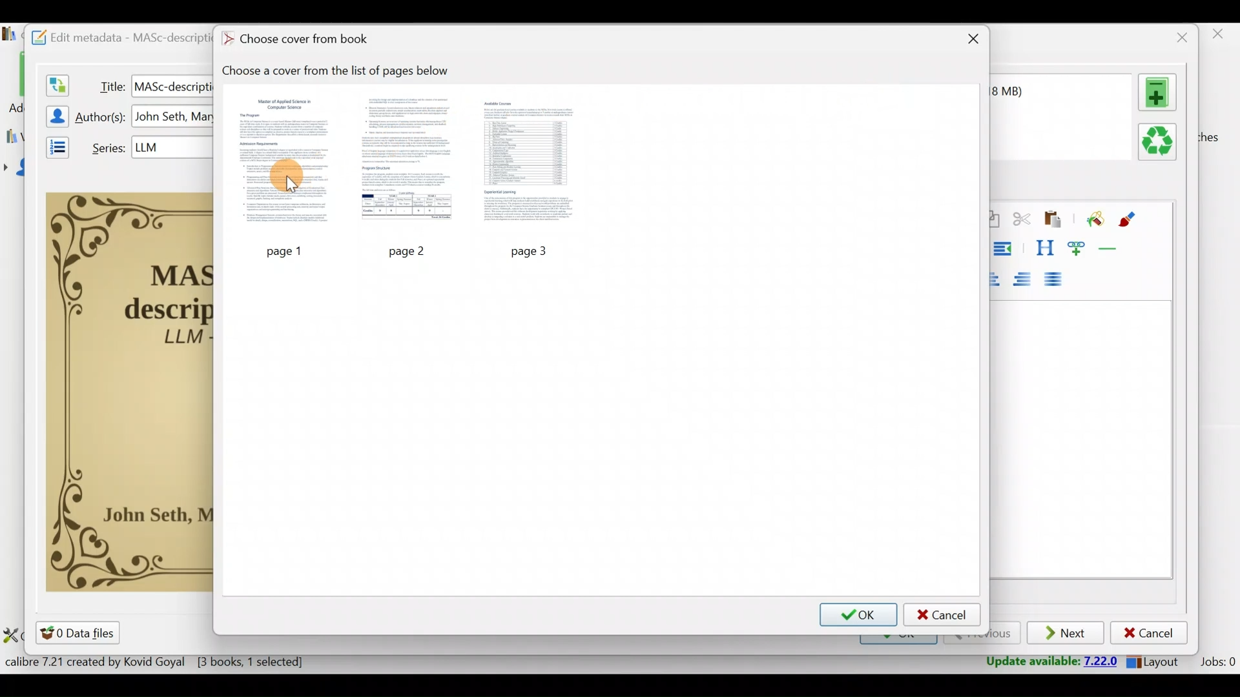 The height and width of the screenshot is (697, 1240). What do you see at coordinates (1093, 220) in the screenshot?
I see `Background colour` at bounding box center [1093, 220].